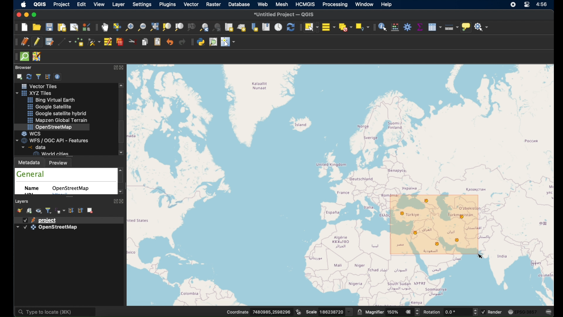  What do you see at coordinates (192, 28) in the screenshot?
I see `zoom to native resolution` at bounding box center [192, 28].